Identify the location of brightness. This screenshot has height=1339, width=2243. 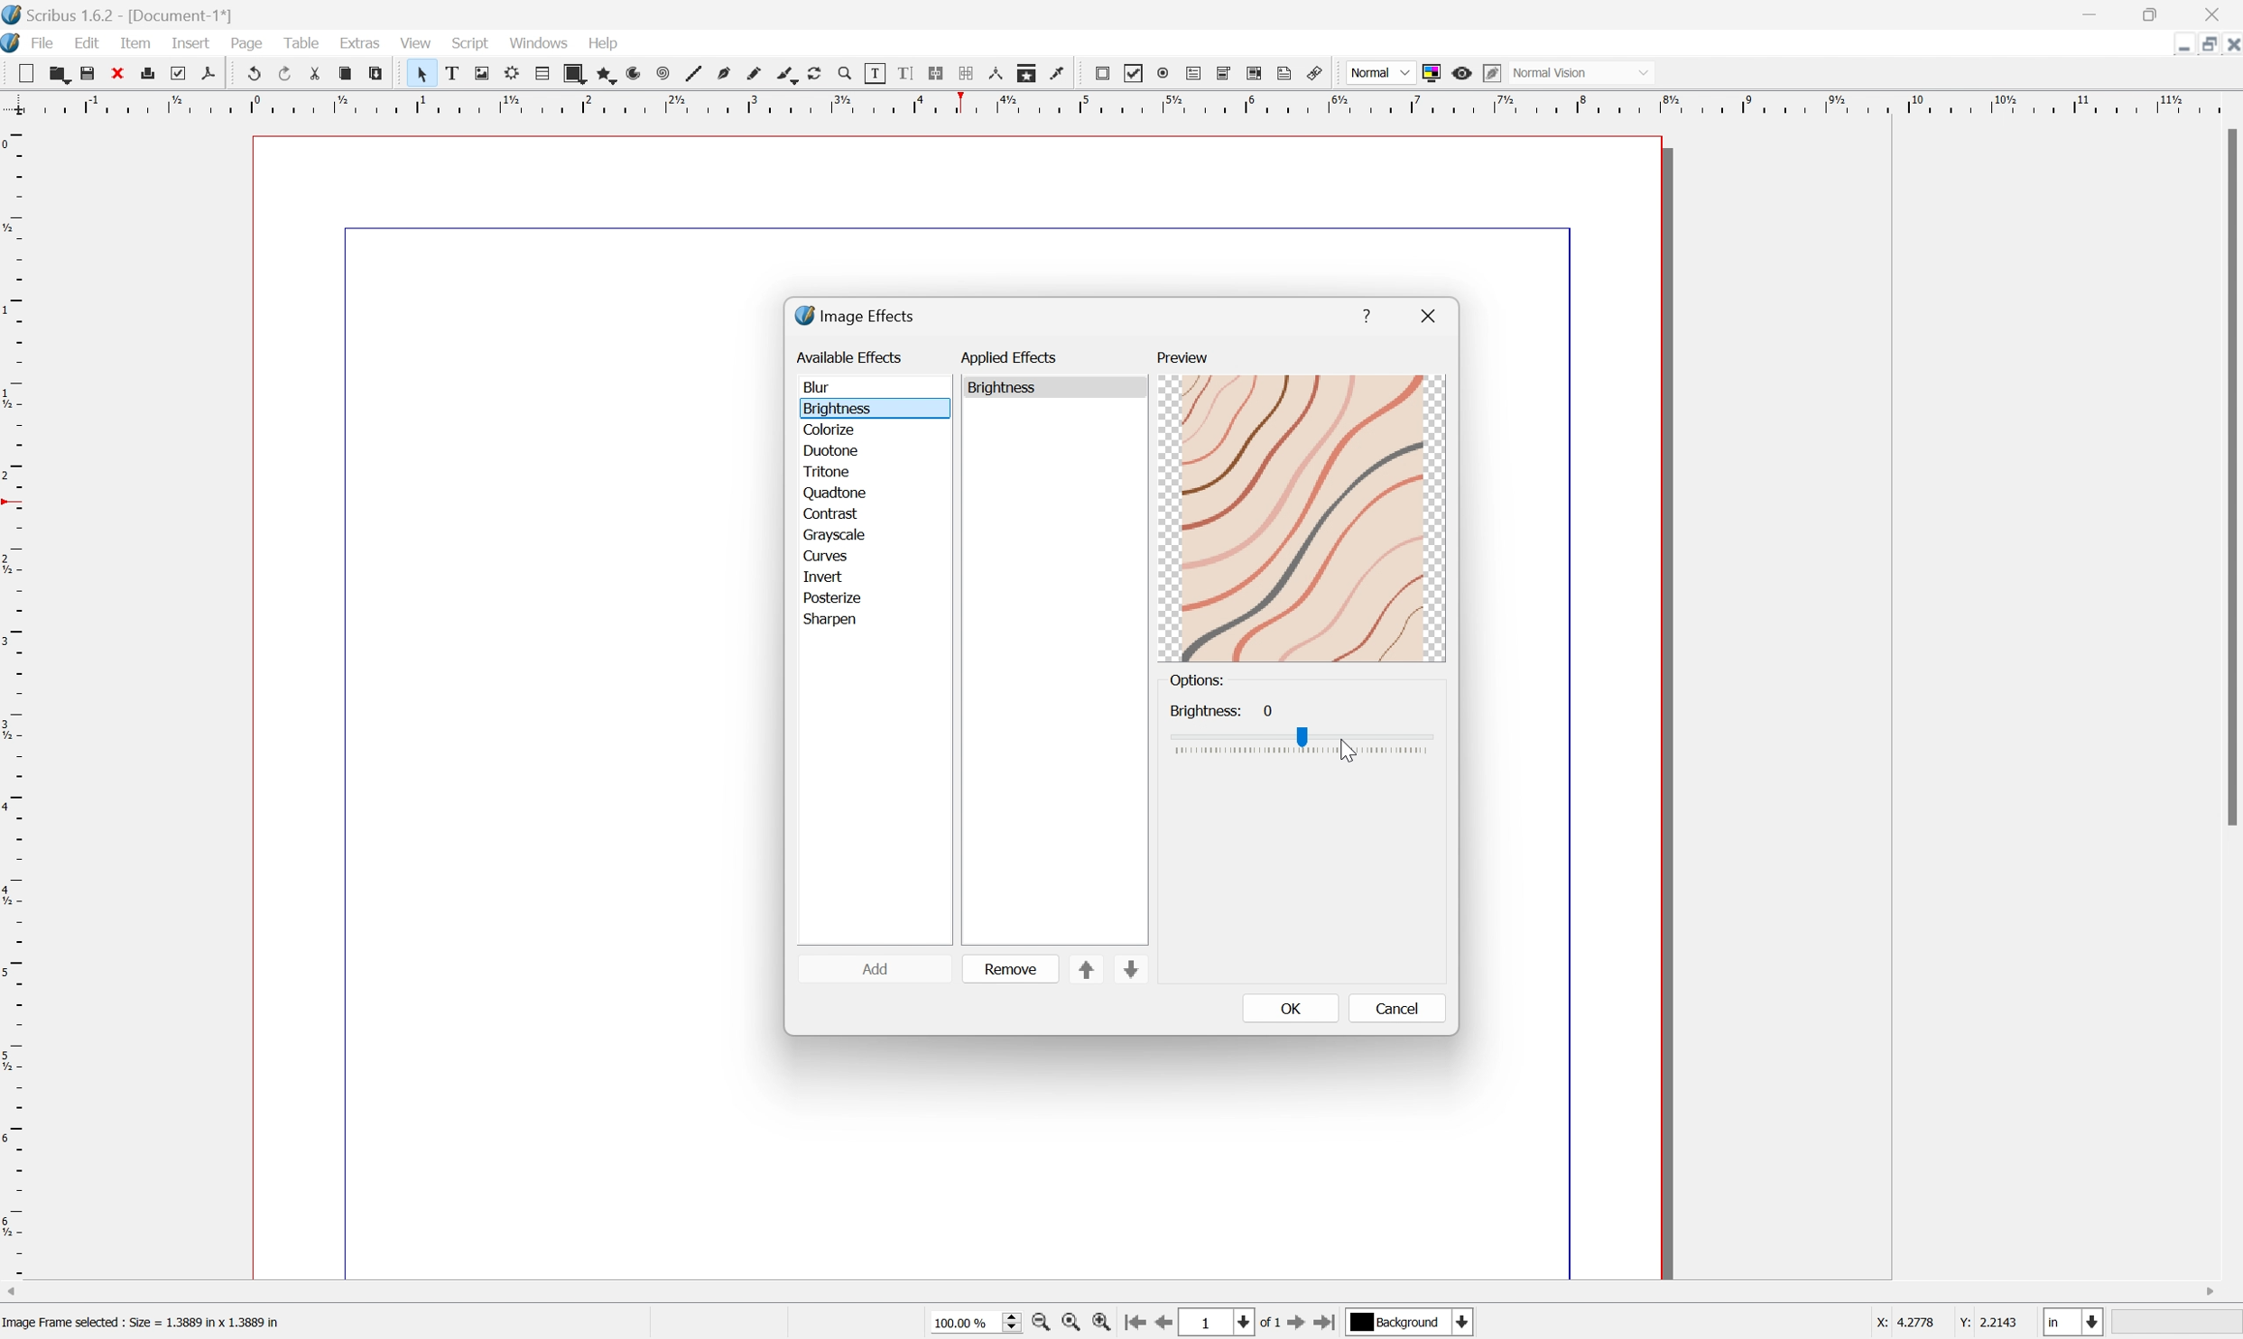
(1006, 387).